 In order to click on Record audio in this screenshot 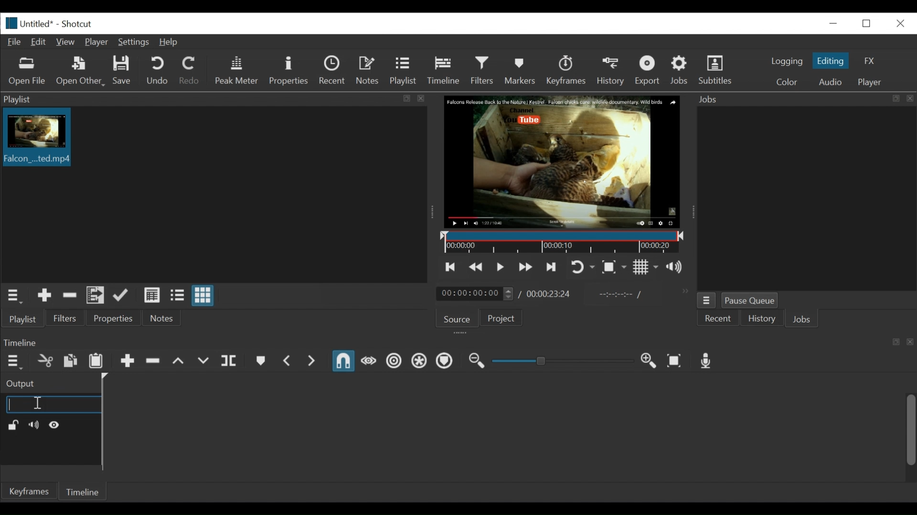, I will do `click(707, 361)`.